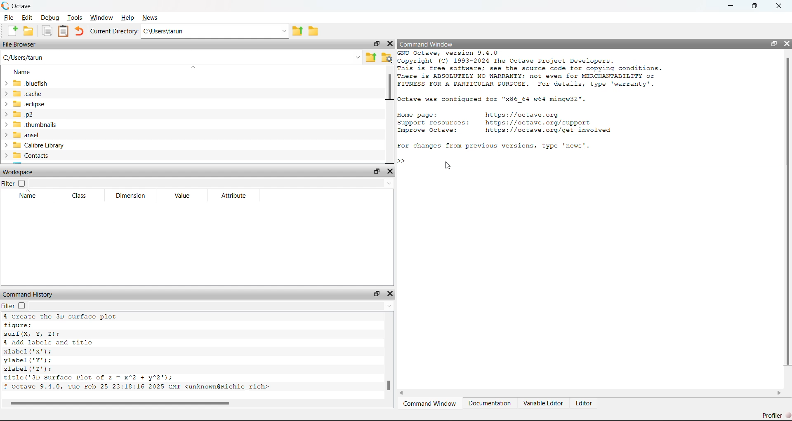 The width and height of the screenshot is (792, 421). What do you see at coordinates (65, 316) in the screenshot?
I see `$& Create the 3D surface plot` at bounding box center [65, 316].